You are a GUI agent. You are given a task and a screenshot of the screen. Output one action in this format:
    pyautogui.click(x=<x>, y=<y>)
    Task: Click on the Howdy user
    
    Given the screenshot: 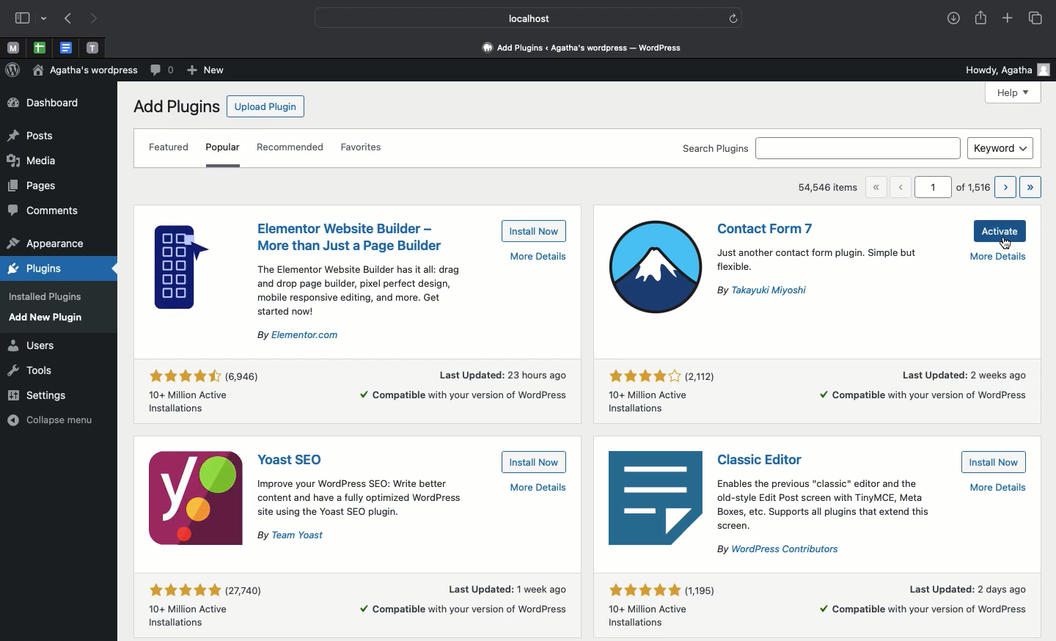 What is the action you would take?
    pyautogui.click(x=1007, y=68)
    